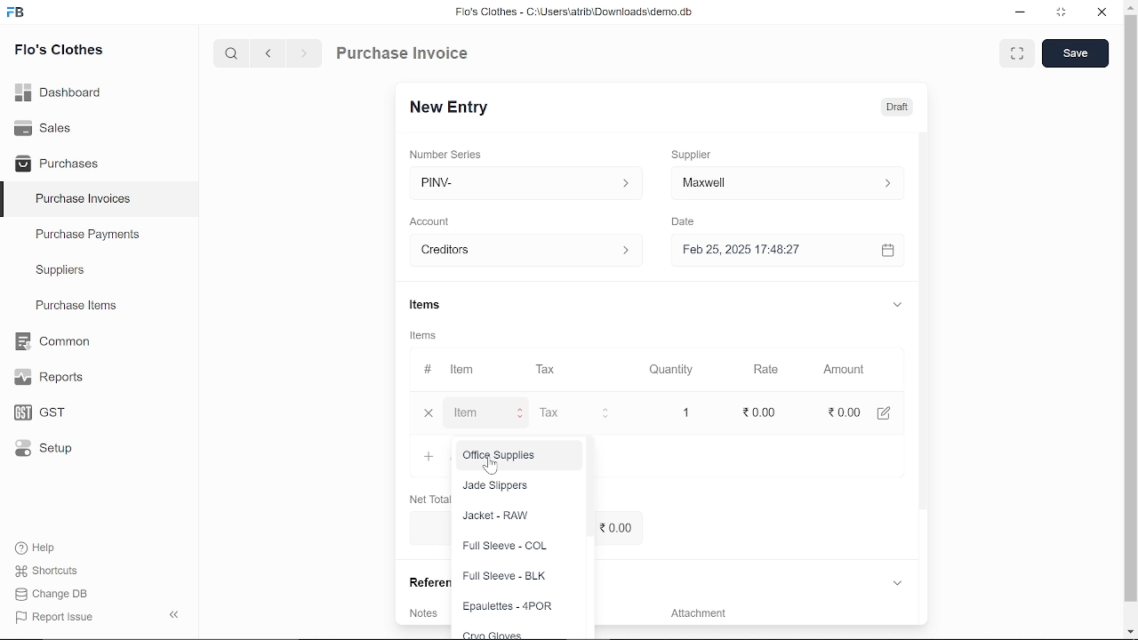 The width and height of the screenshot is (1138, 640). I want to click on Date, so click(695, 222).